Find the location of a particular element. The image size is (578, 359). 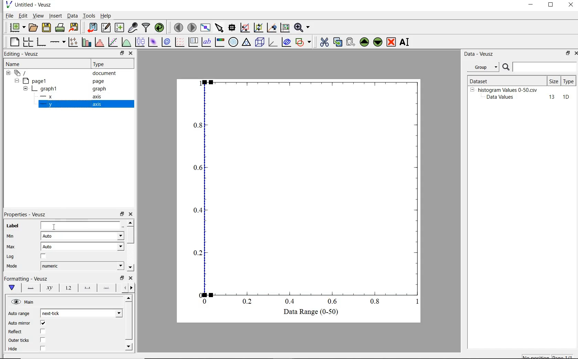

ternary graph is located at coordinates (247, 43).